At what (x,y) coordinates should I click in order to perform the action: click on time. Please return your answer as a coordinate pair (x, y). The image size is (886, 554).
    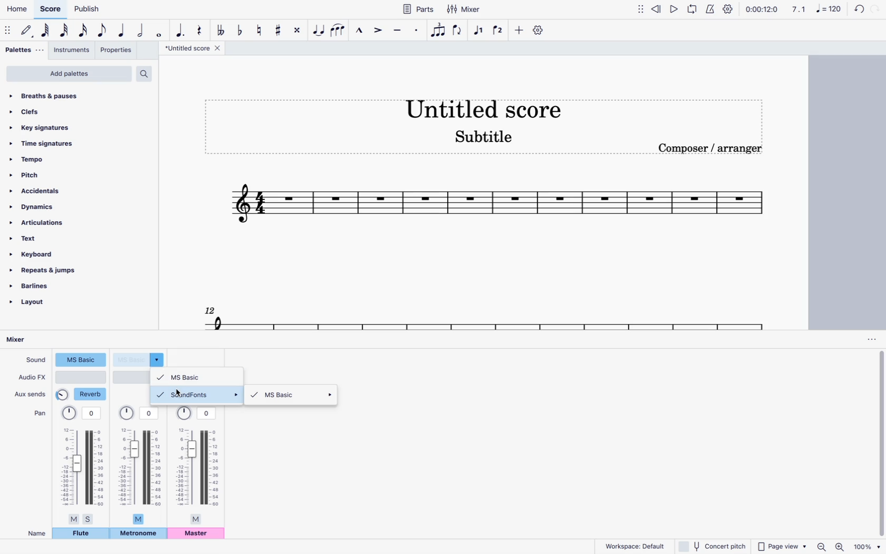
    Looking at the image, I should click on (762, 10).